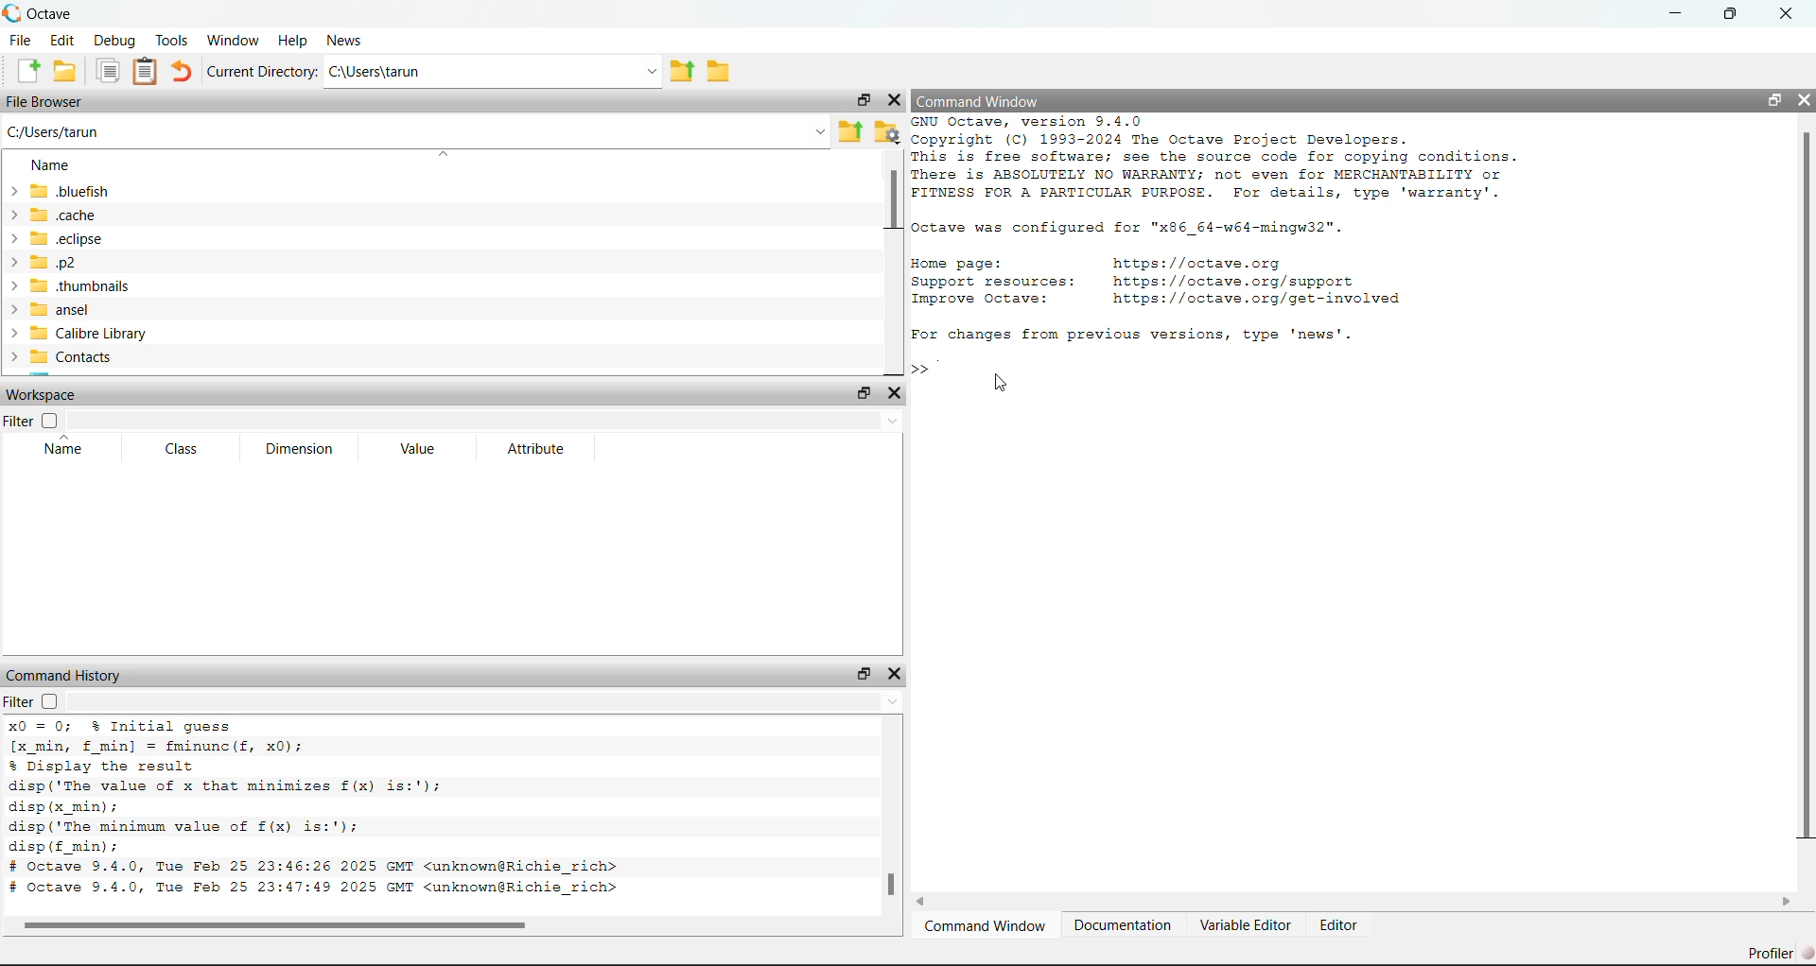  What do you see at coordinates (183, 70) in the screenshot?
I see `Redo` at bounding box center [183, 70].